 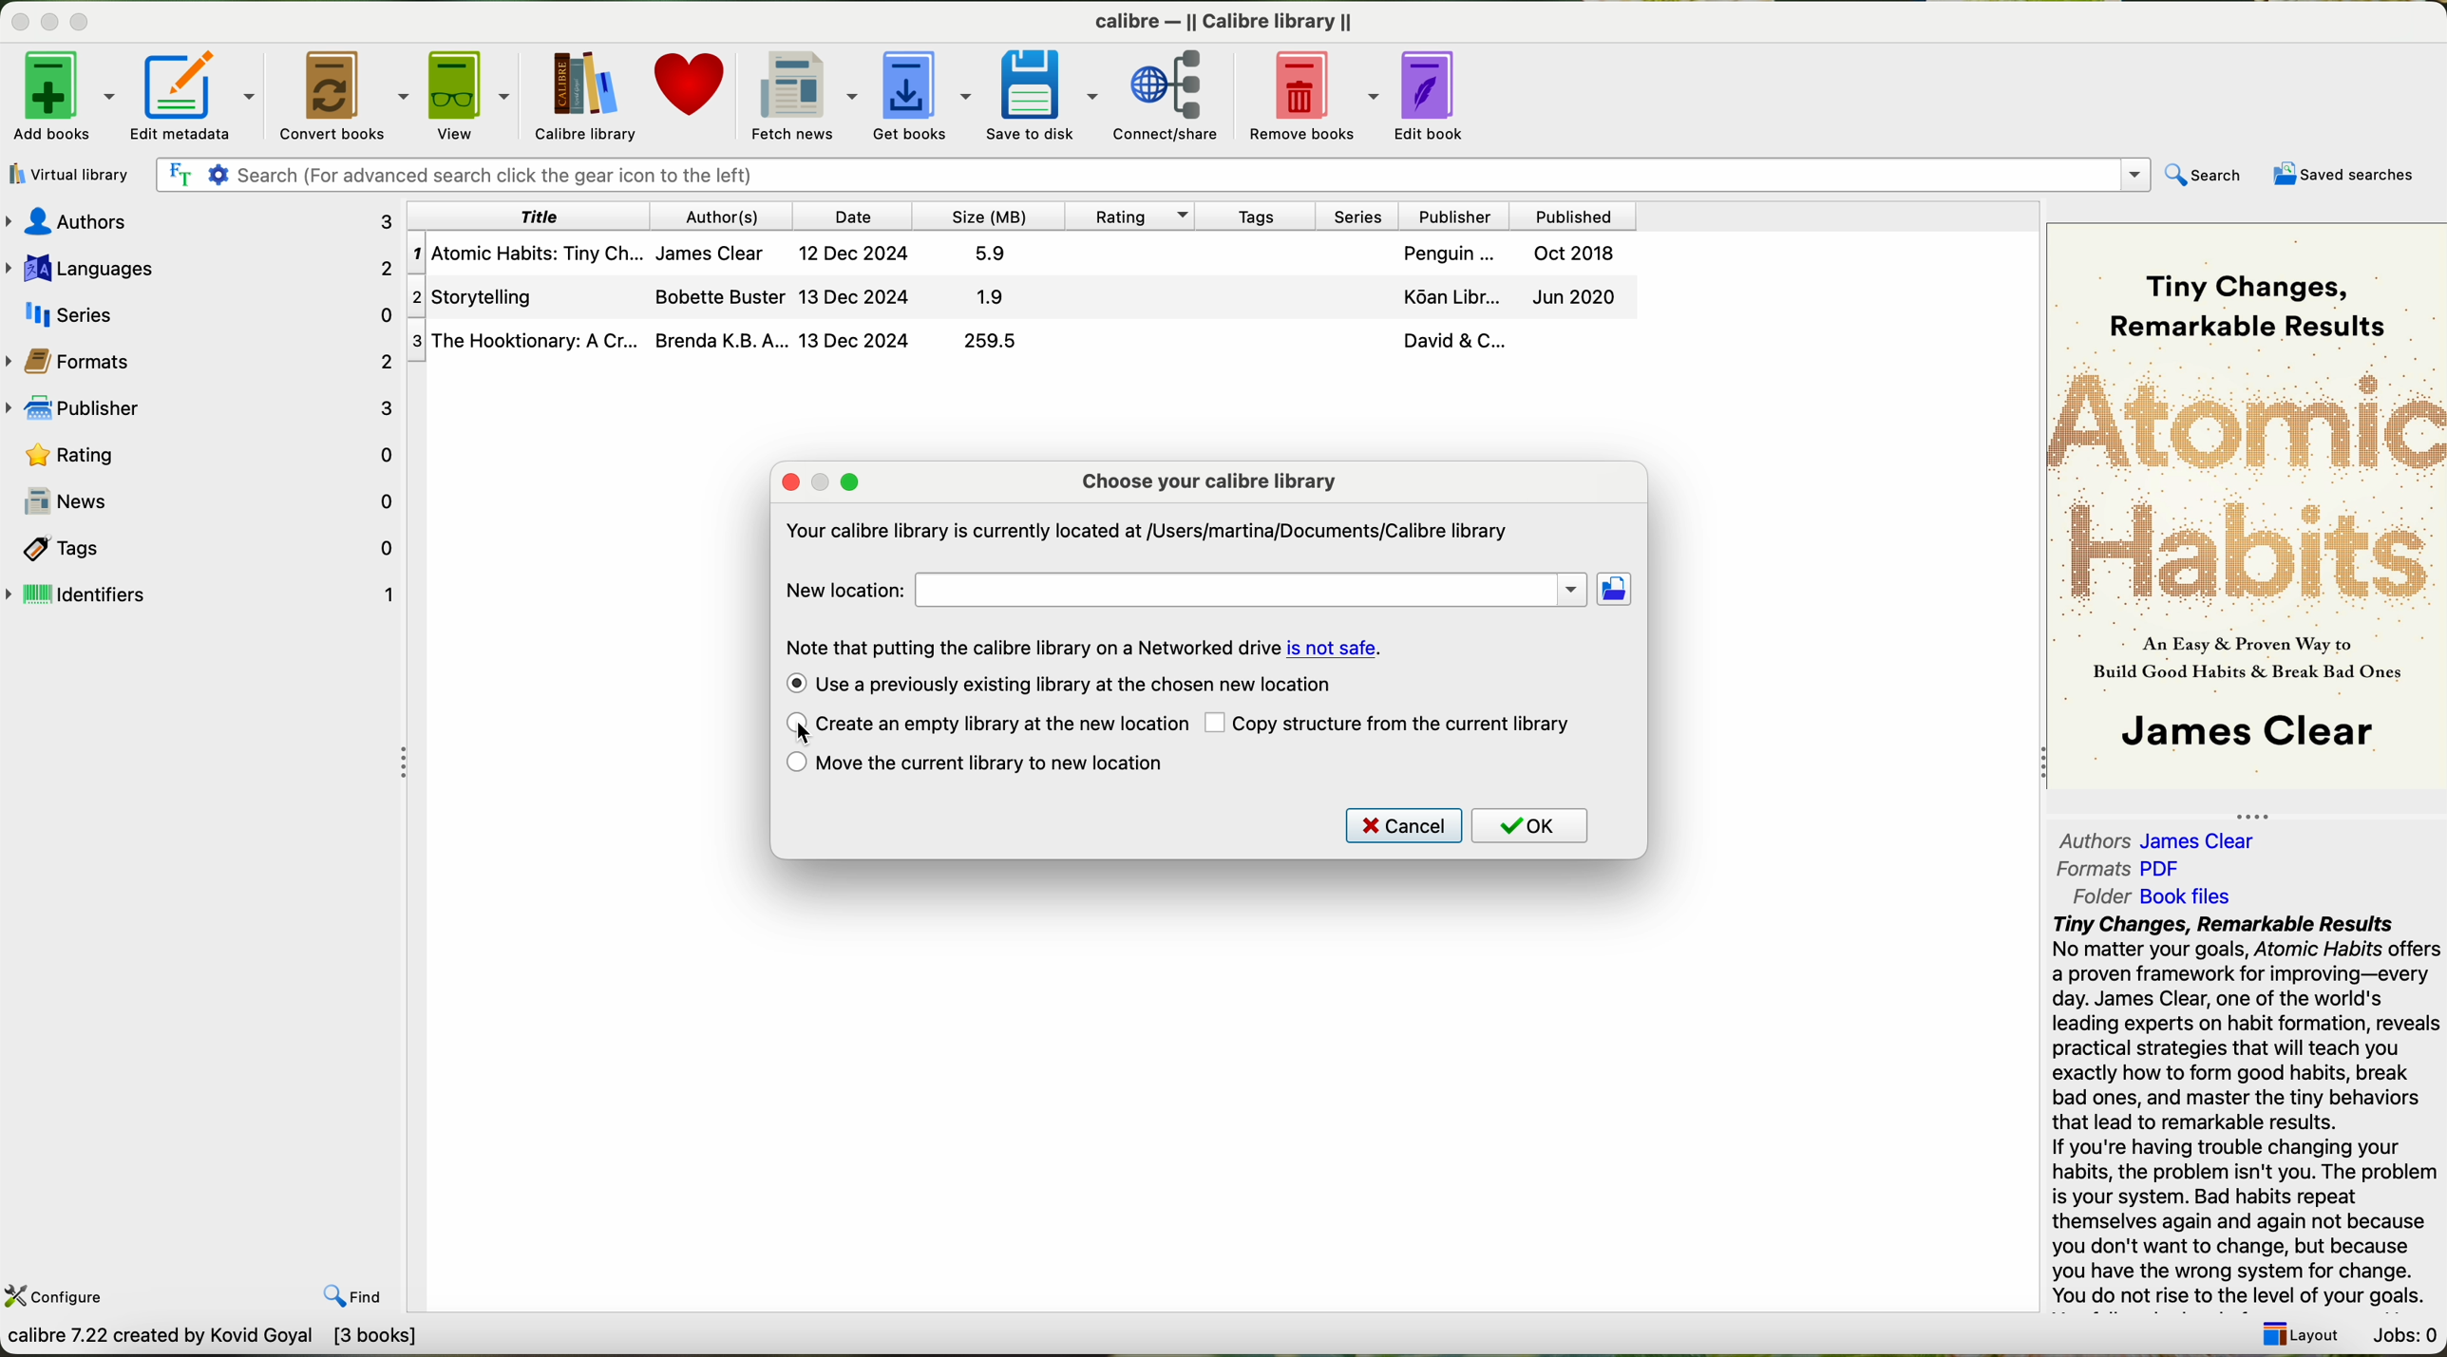 I want to click on formats:PDF, so click(x=2126, y=869).